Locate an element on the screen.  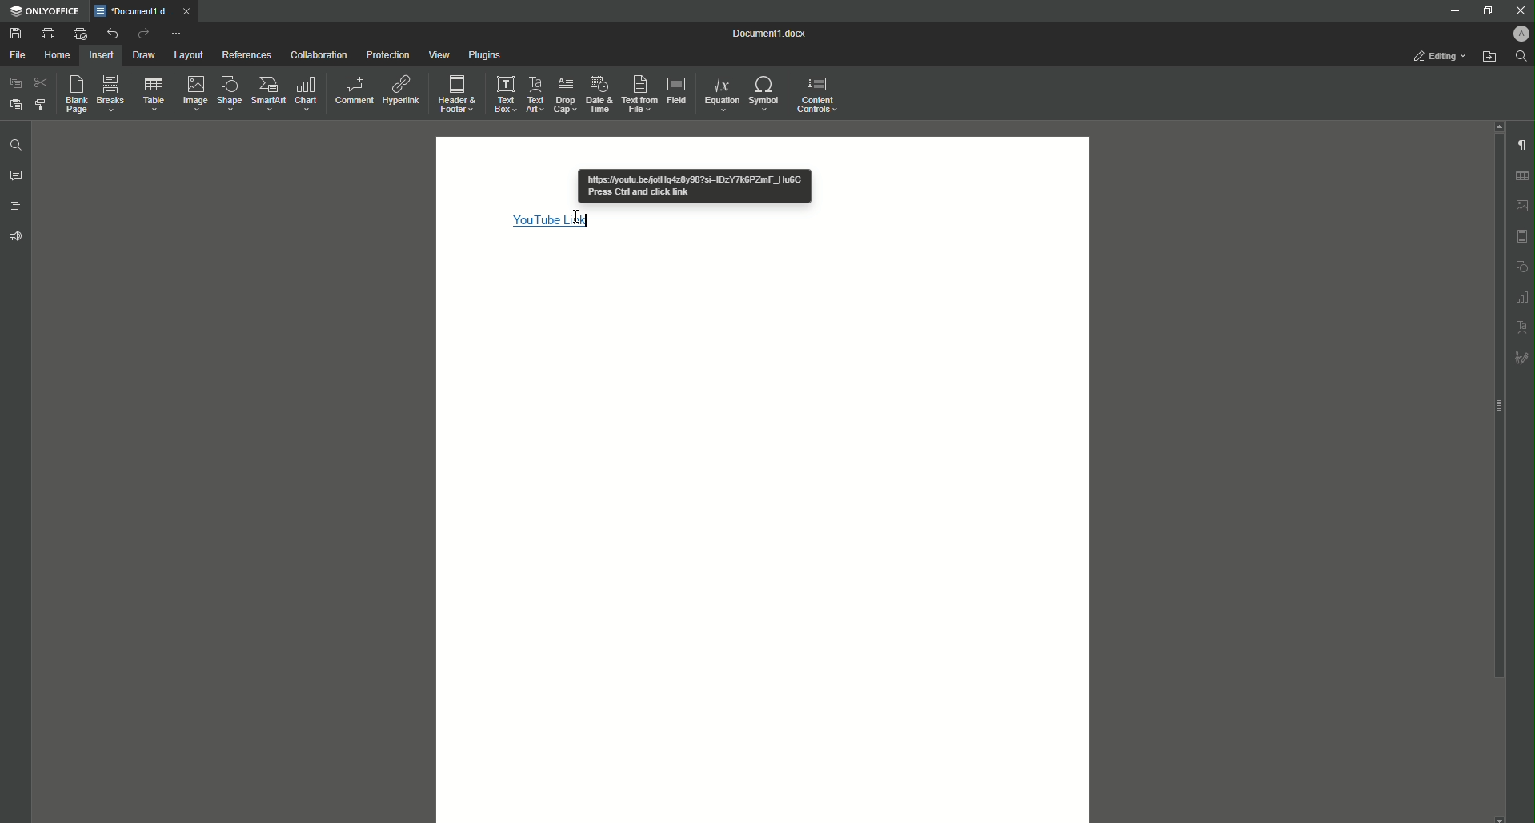
Restore is located at coordinates (1485, 12).